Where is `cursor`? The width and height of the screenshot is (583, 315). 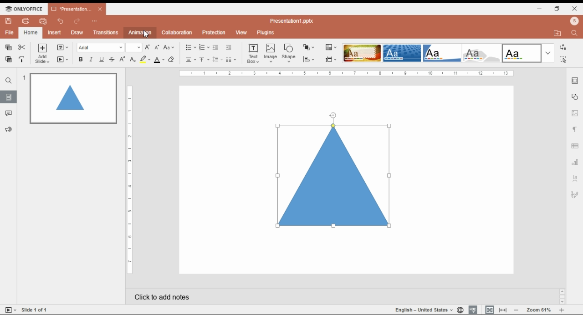
cursor is located at coordinates (147, 36).